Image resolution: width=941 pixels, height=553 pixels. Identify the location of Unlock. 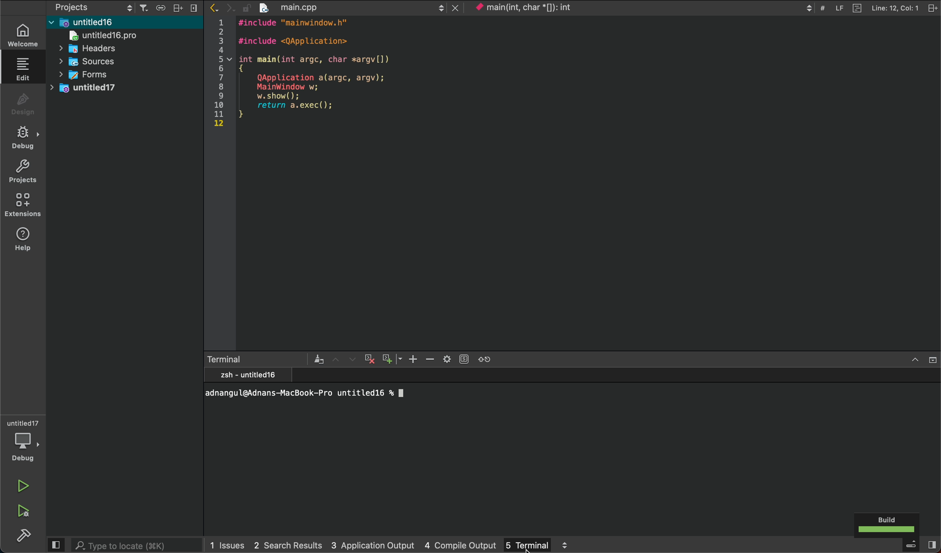
(246, 8).